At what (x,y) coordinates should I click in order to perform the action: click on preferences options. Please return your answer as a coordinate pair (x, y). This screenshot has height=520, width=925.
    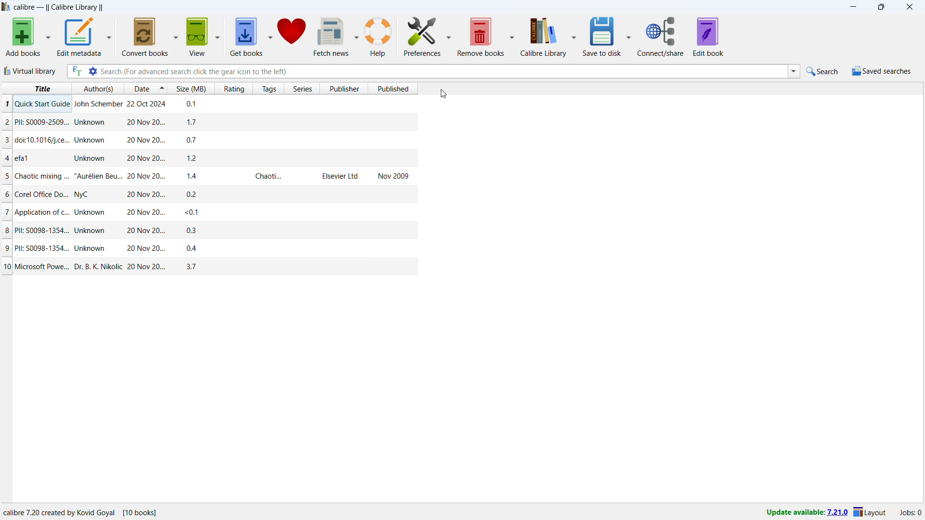
    Looking at the image, I should click on (449, 36).